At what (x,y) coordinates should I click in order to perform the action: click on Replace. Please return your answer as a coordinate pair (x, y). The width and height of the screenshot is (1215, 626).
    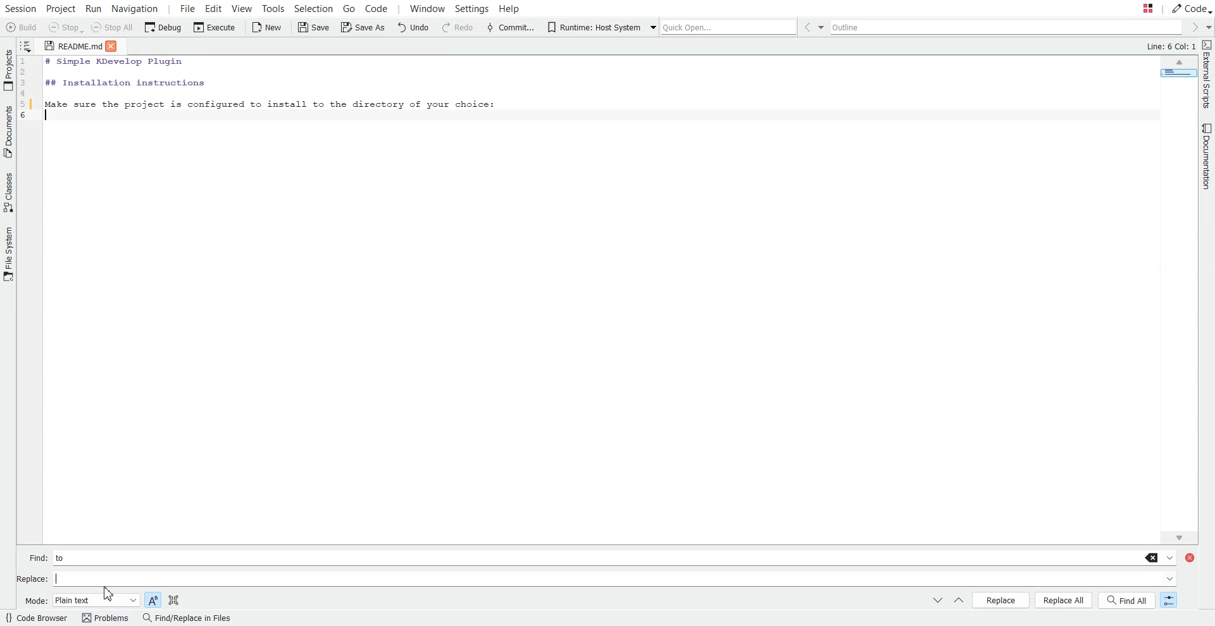
    Looking at the image, I should click on (1001, 599).